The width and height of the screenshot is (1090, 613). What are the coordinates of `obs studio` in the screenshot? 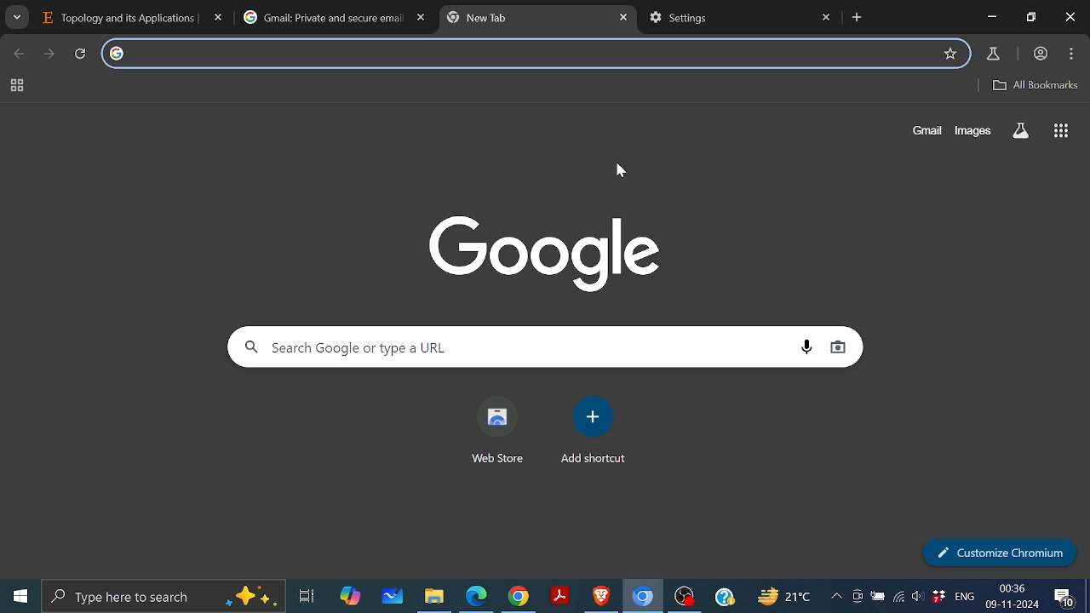 It's located at (686, 597).